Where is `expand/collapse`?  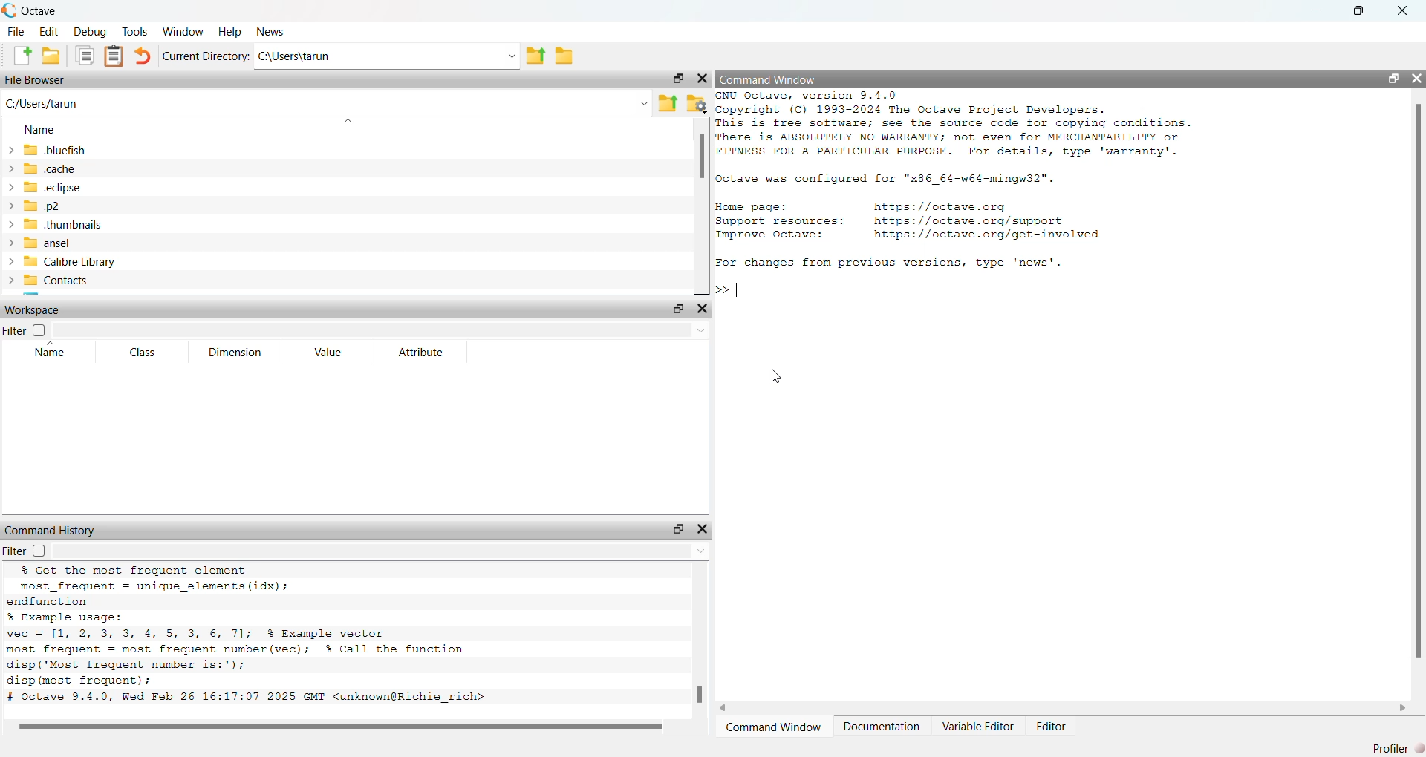 expand/collapse is located at coordinates (9, 243).